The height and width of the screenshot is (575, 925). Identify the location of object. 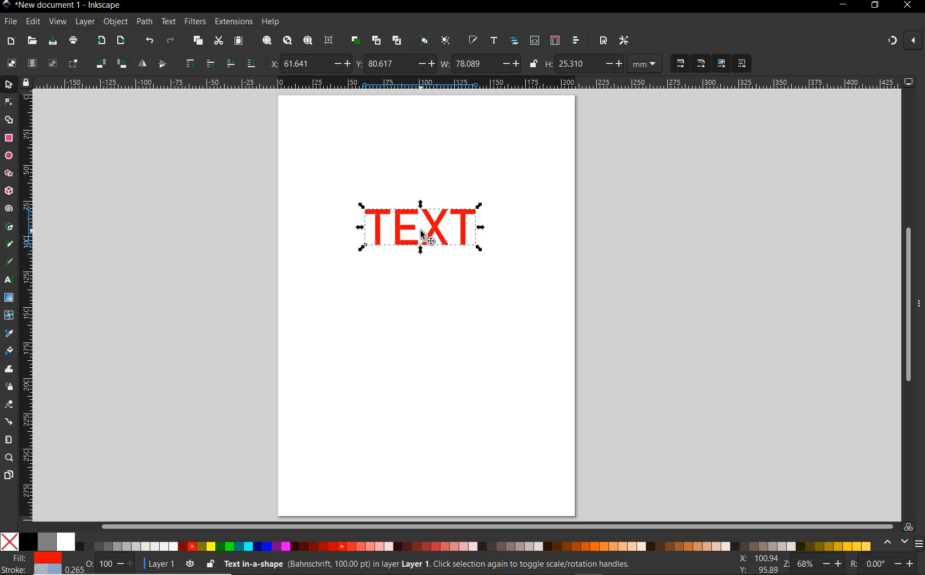
(116, 22).